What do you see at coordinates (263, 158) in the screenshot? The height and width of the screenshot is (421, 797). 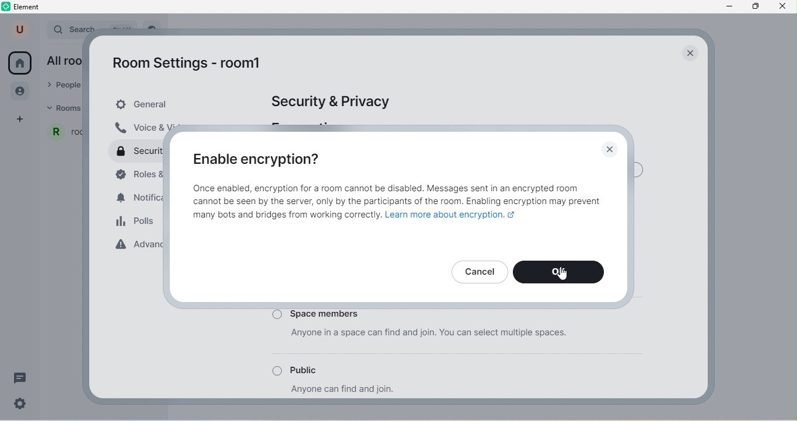 I see `enable encryption?` at bounding box center [263, 158].